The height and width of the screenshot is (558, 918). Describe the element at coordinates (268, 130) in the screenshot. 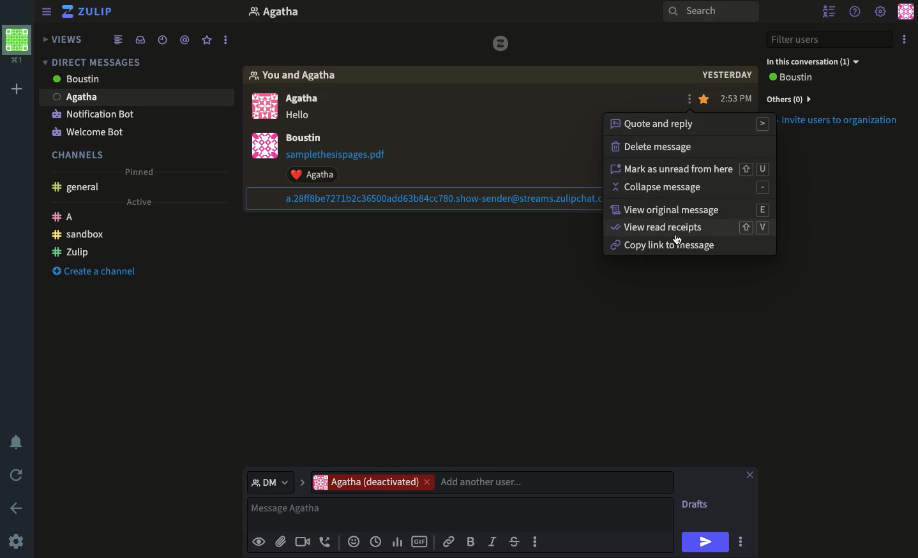

I see `Profile` at that location.